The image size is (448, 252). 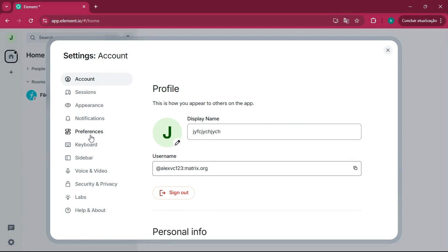 What do you see at coordinates (274, 133) in the screenshot?
I see `Textbox` at bounding box center [274, 133].